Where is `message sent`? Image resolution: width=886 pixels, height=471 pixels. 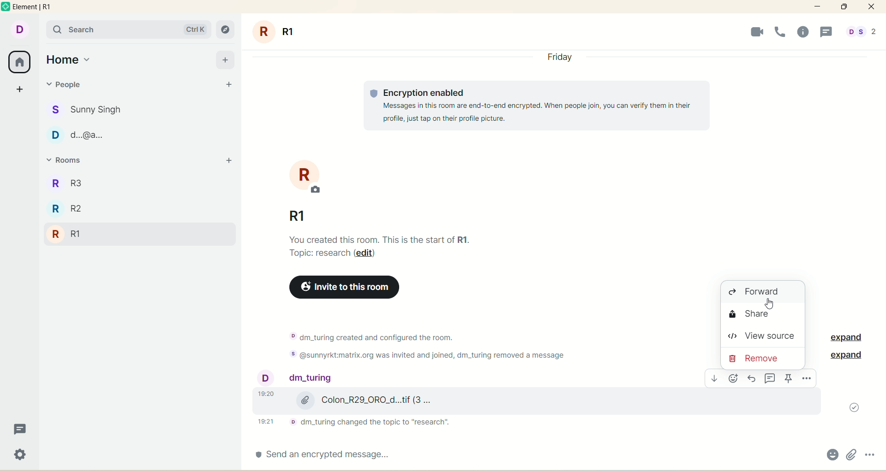 message sent is located at coordinates (855, 407).